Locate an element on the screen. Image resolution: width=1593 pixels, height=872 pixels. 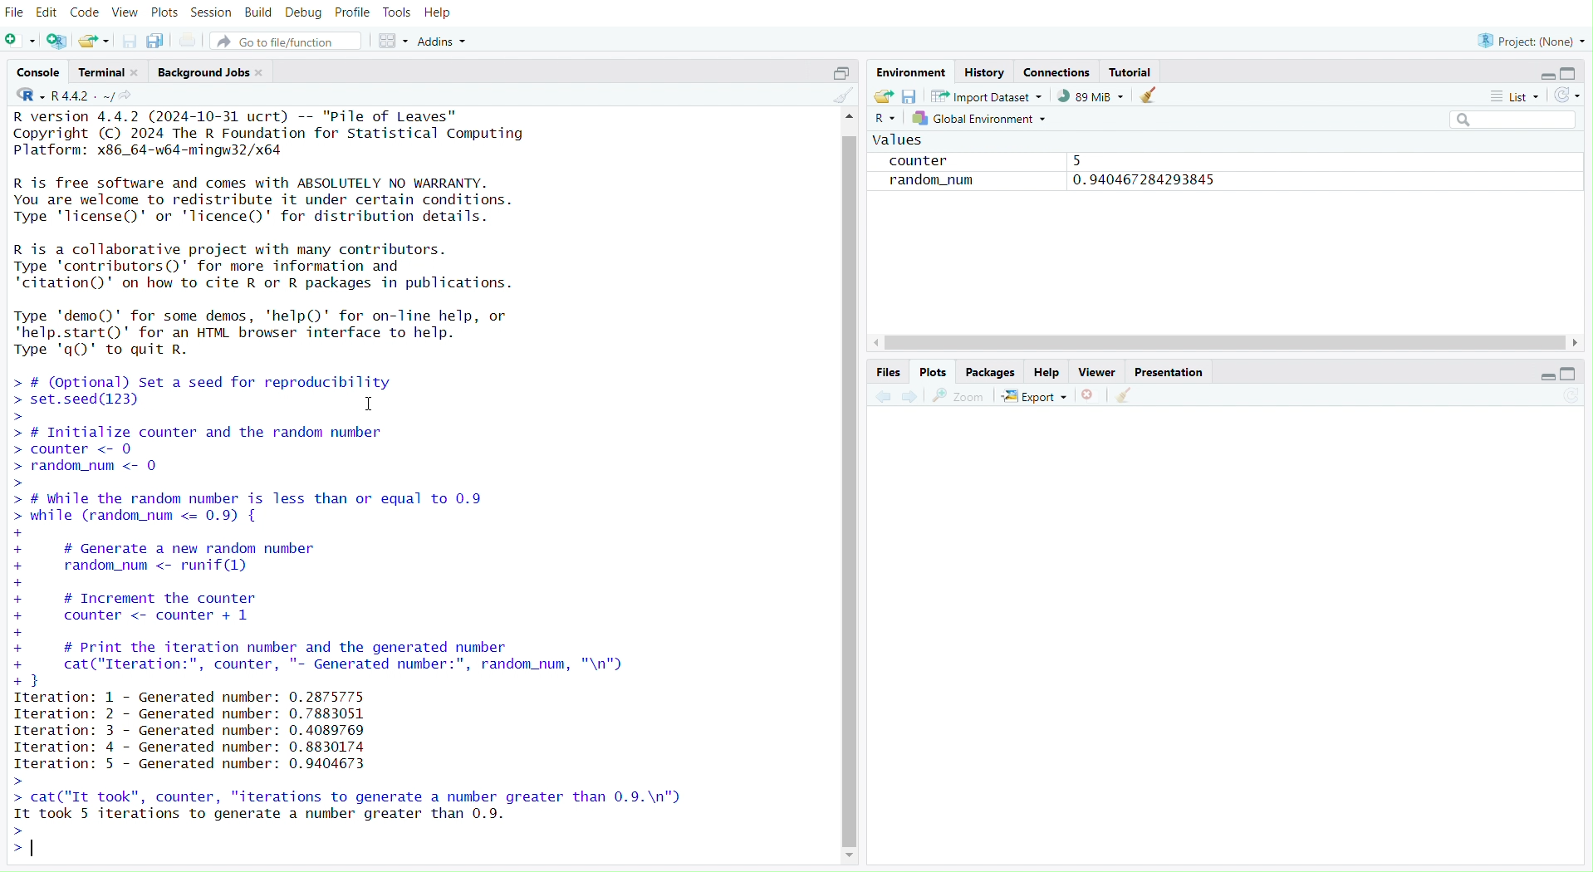
Save current document (Ctrl + S) is located at coordinates (131, 40).